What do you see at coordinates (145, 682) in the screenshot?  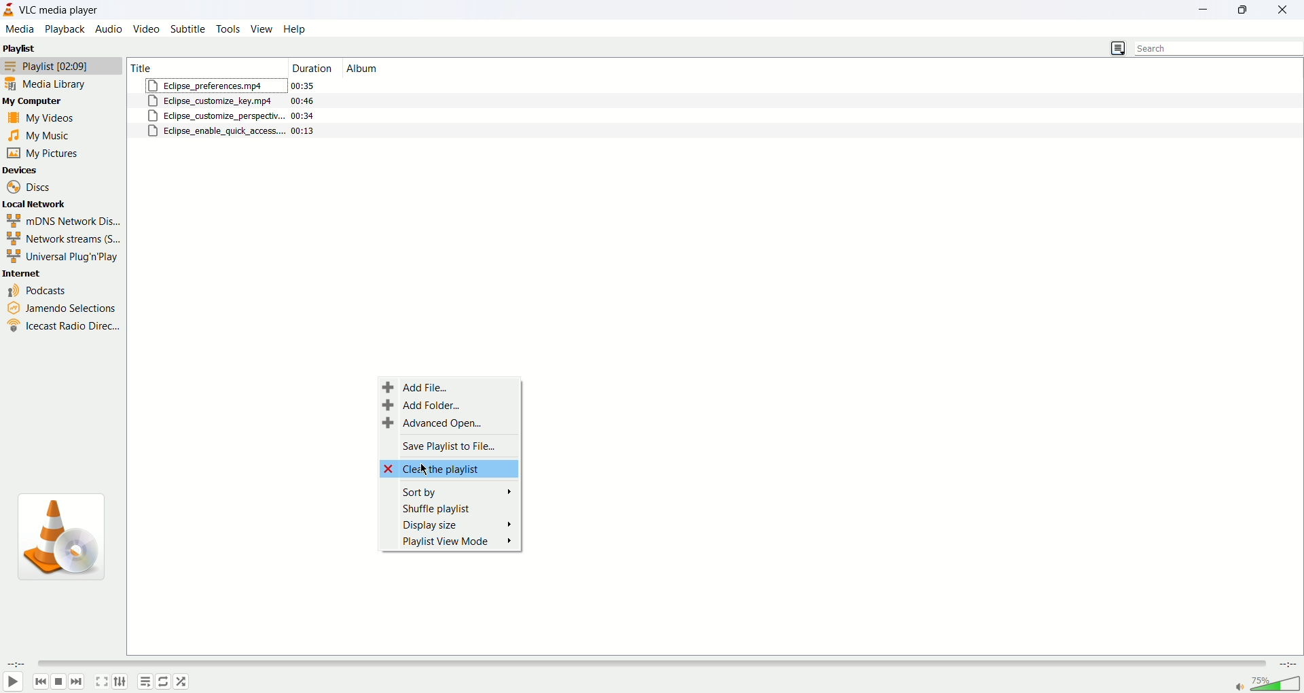 I see `playlist` at bounding box center [145, 682].